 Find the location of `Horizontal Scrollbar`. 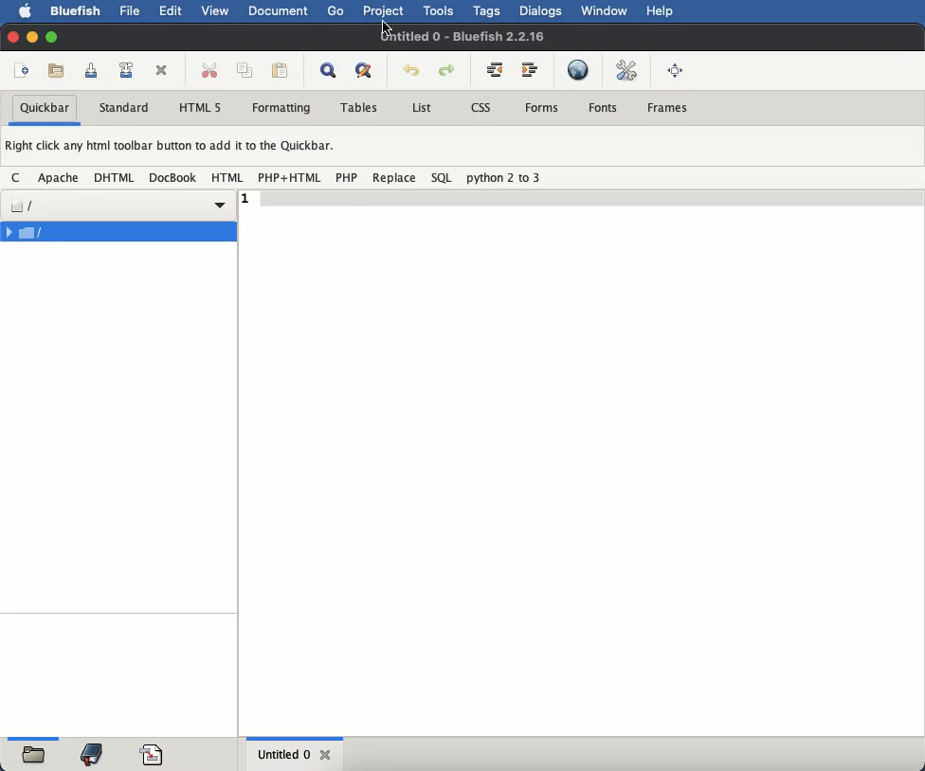

Horizontal Scrollbar is located at coordinates (299, 736).